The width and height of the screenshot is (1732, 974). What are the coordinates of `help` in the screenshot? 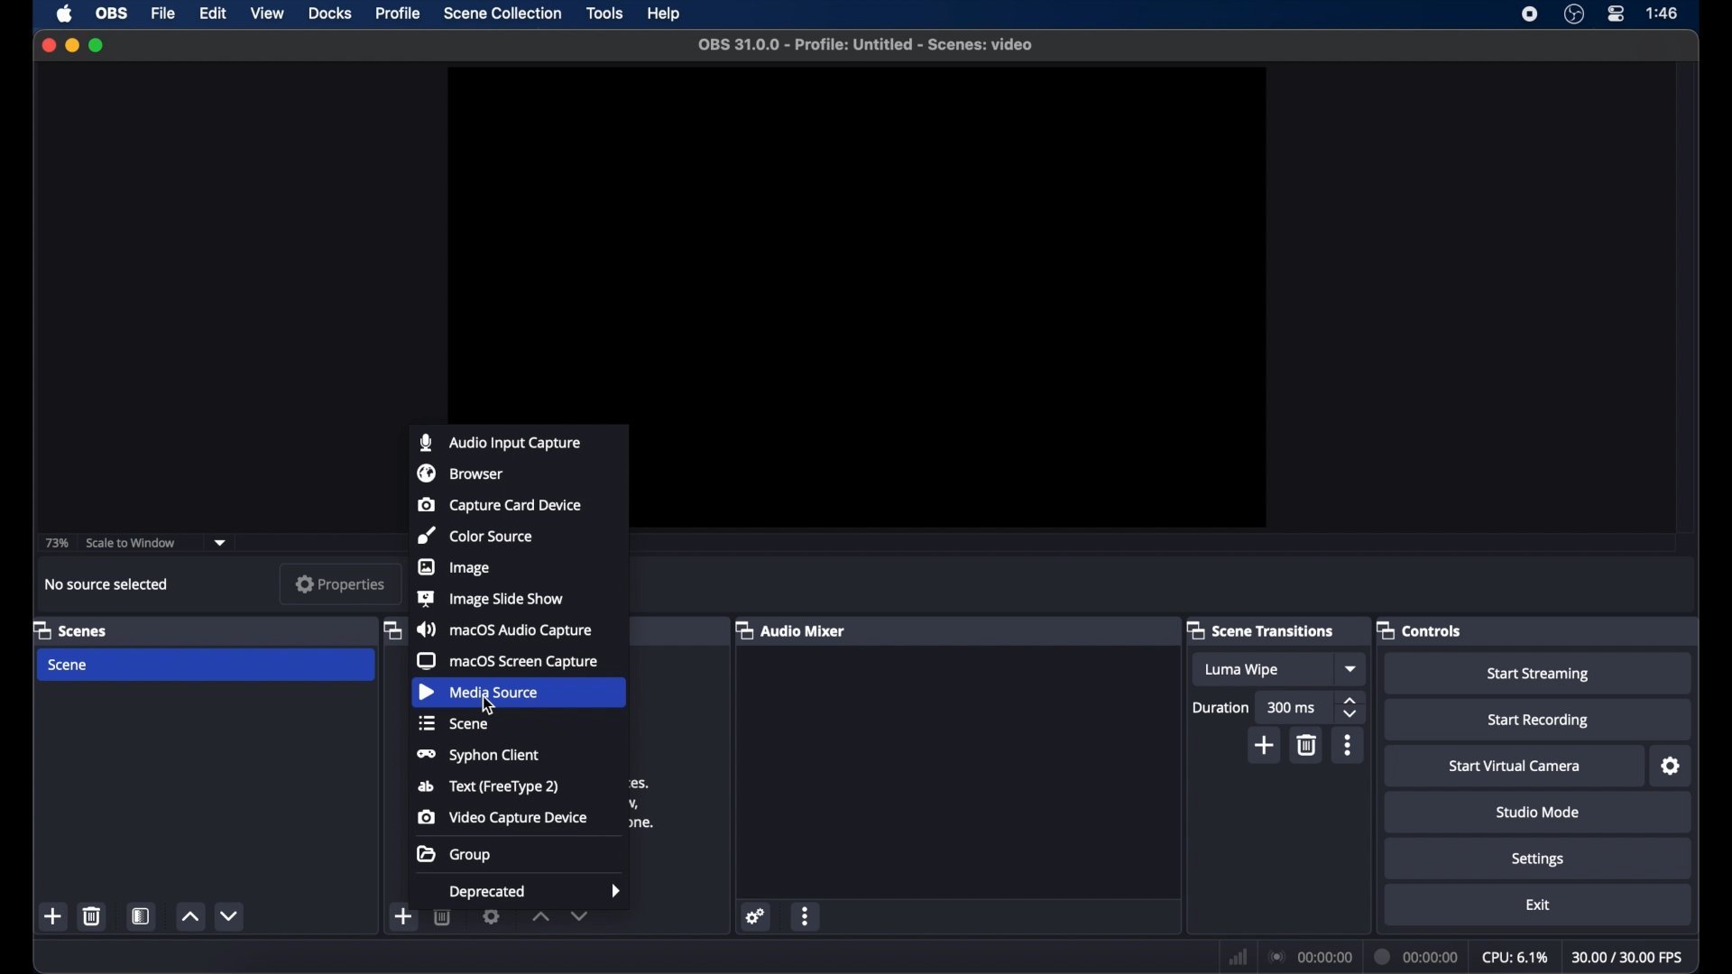 It's located at (666, 15).